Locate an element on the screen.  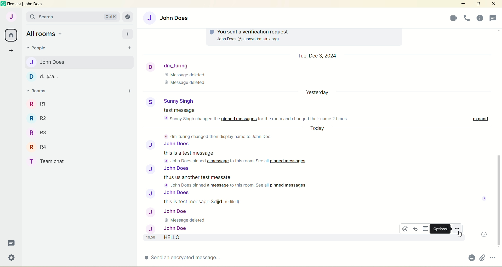
image profile is located at coordinates (486, 198).